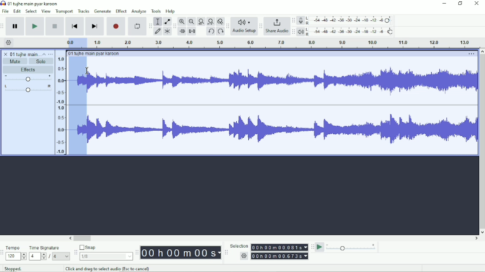  I want to click on Audio Setup, so click(244, 32).